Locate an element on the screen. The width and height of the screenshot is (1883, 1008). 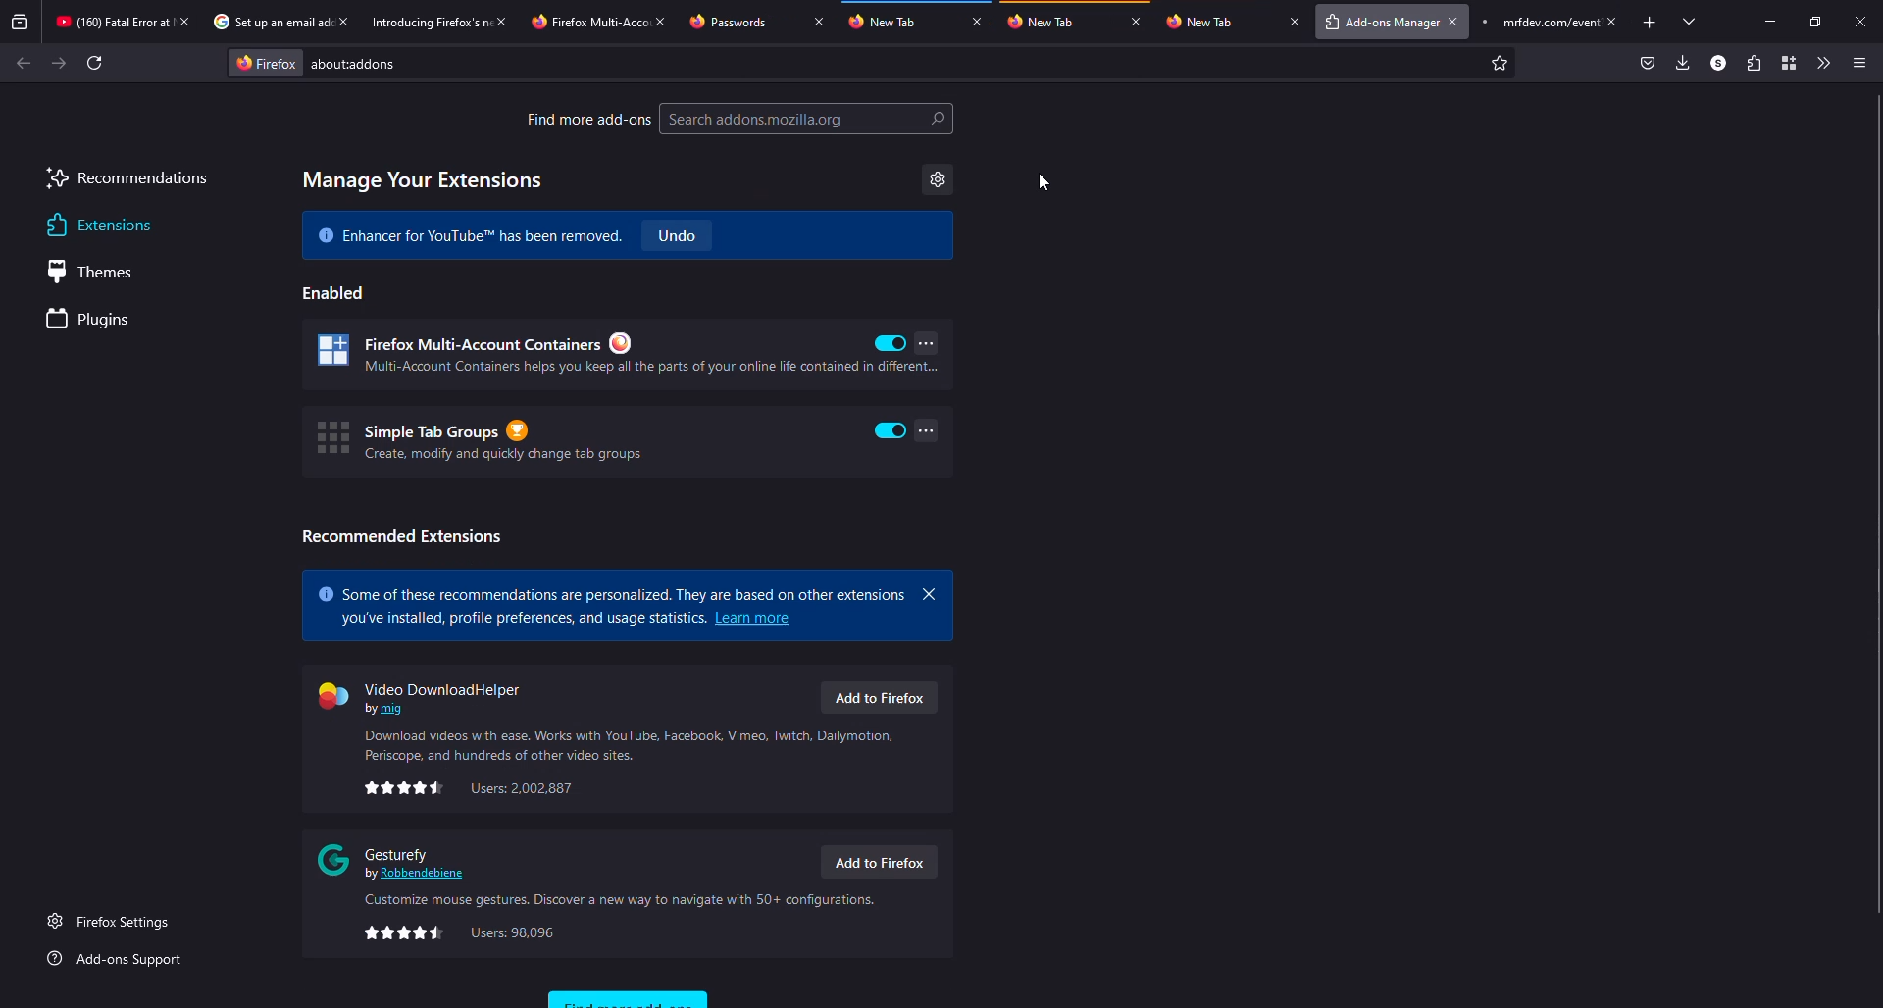
firefox settings is located at coordinates (113, 921).